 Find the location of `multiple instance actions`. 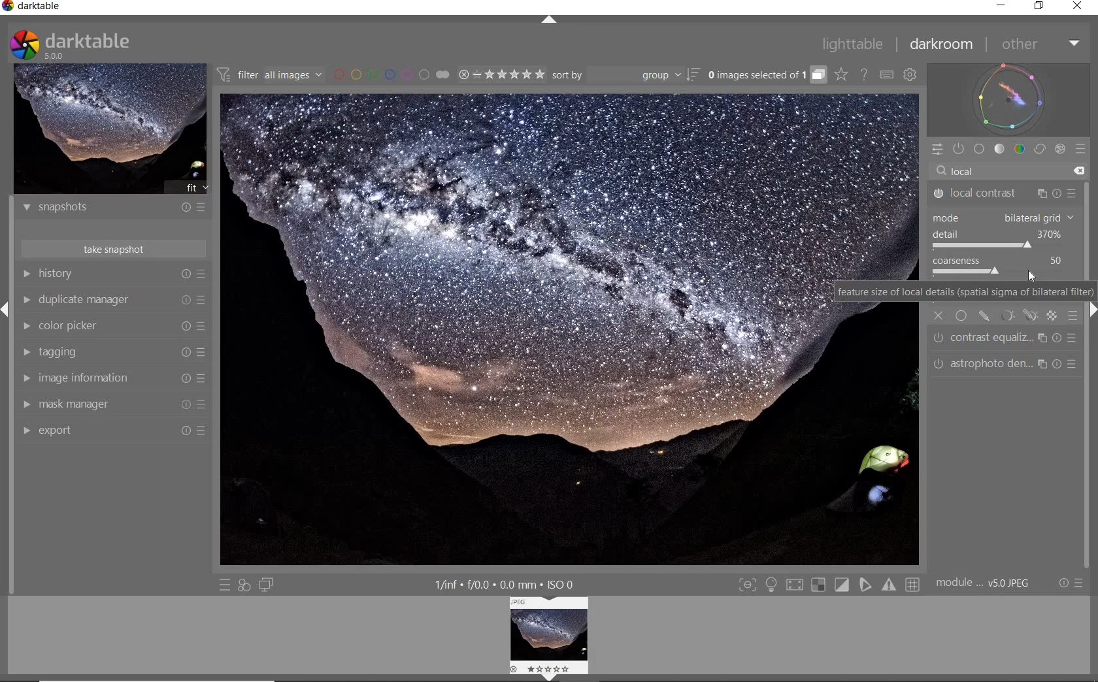

multiple instance actions is located at coordinates (1043, 366).